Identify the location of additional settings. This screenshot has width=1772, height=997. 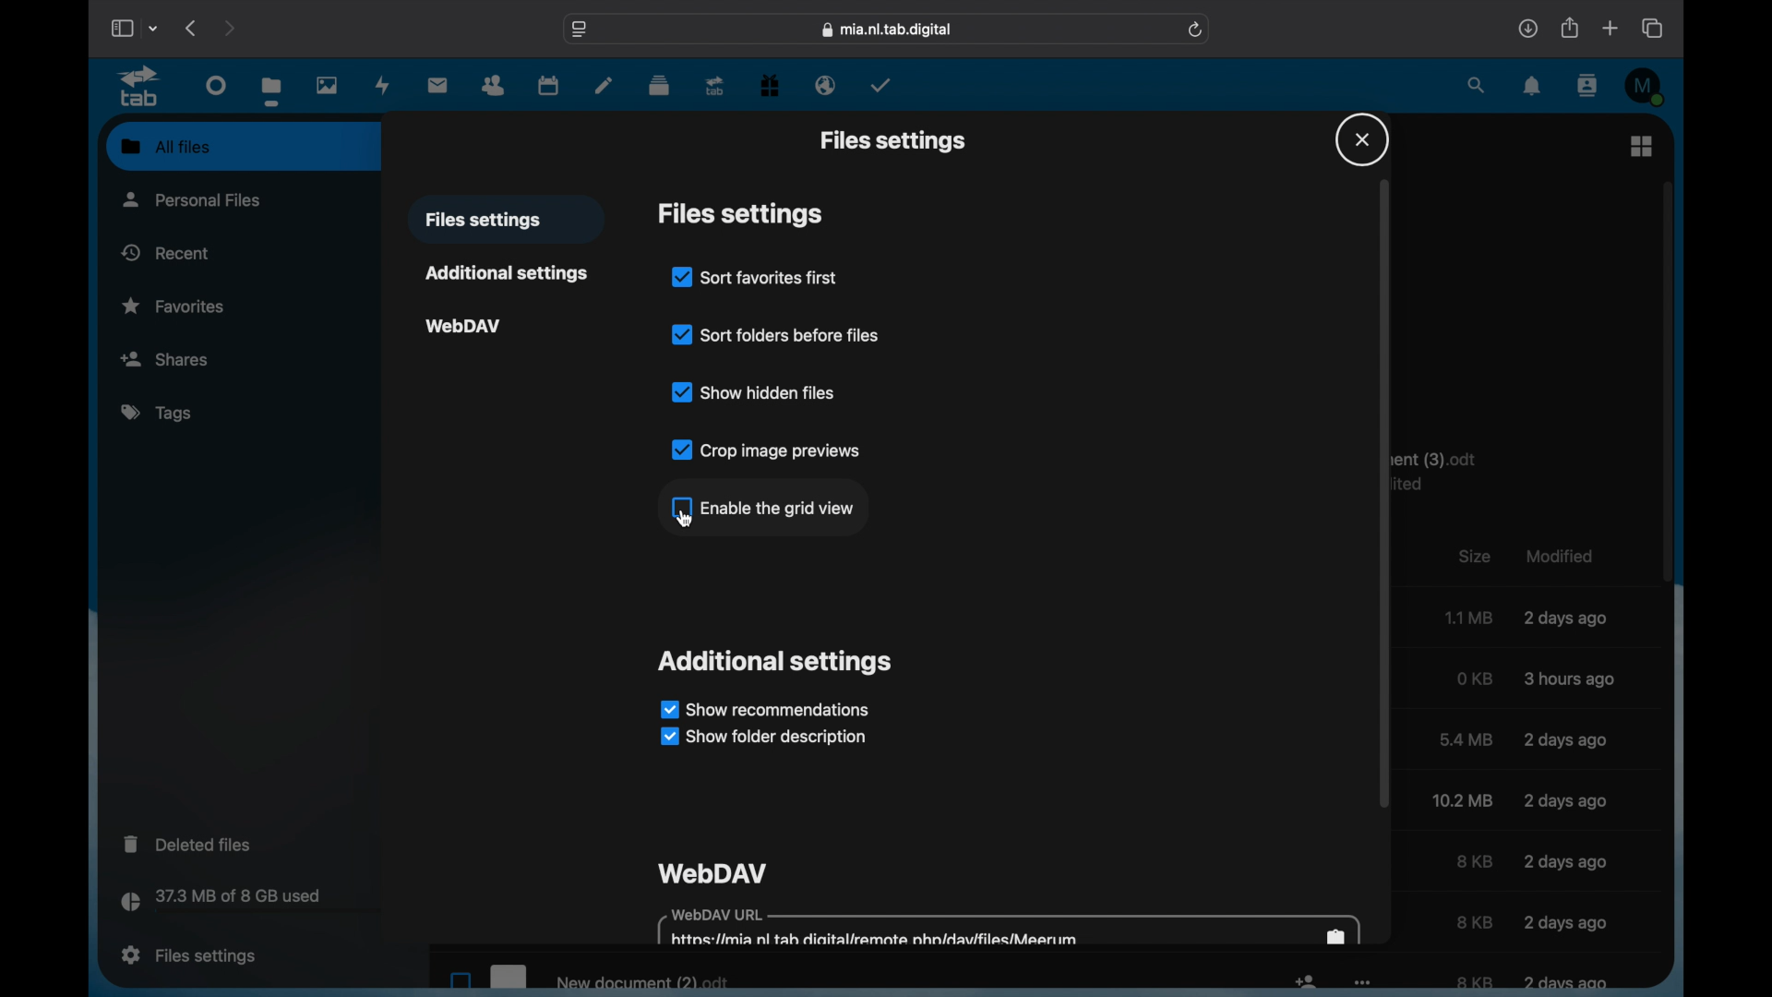
(777, 661).